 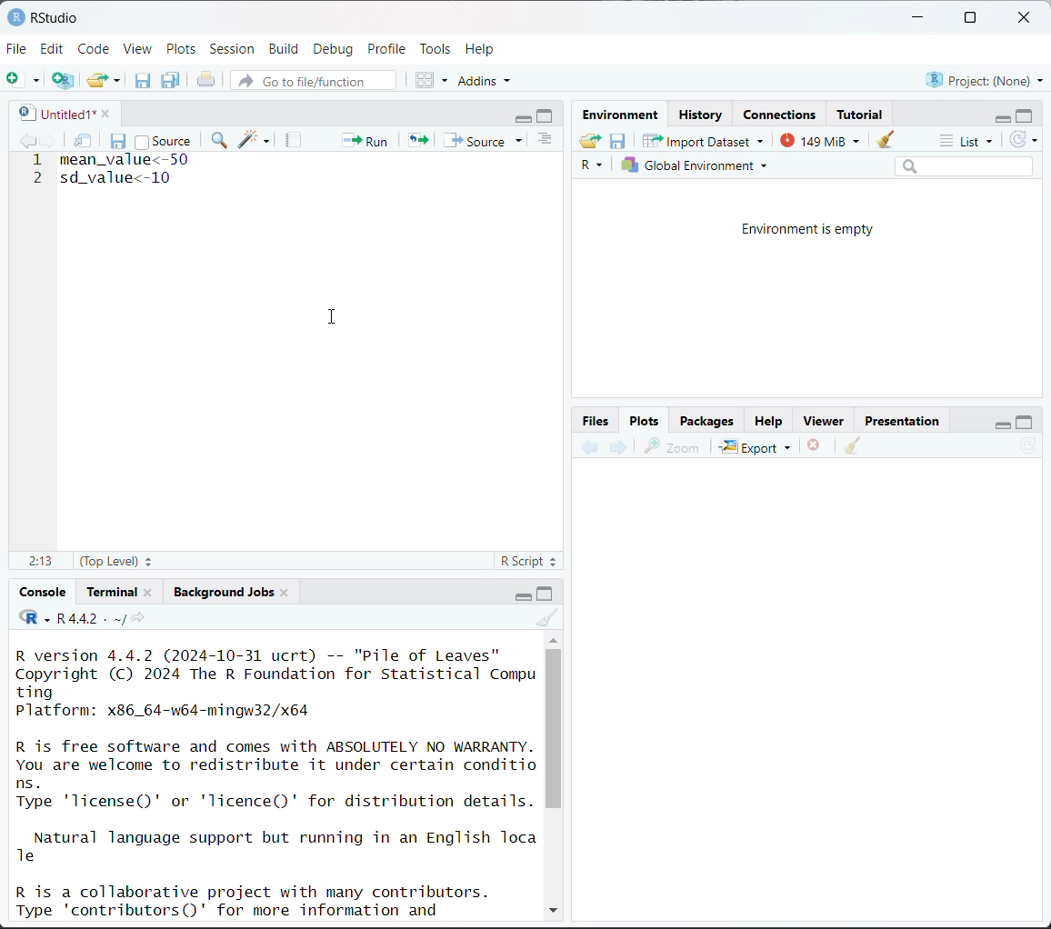 I want to click on view the current working directory, so click(x=137, y=618).